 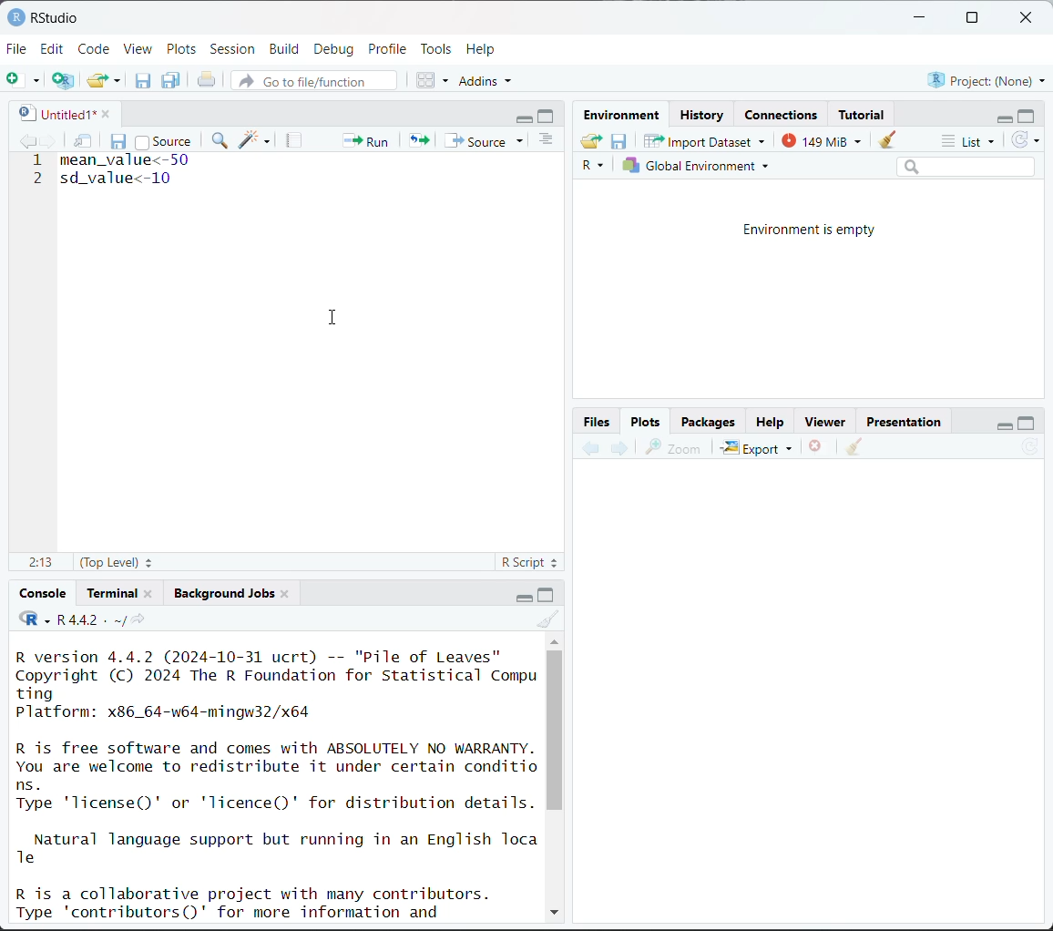 What do you see at coordinates (39, 563) in the screenshot?
I see `2:13` at bounding box center [39, 563].